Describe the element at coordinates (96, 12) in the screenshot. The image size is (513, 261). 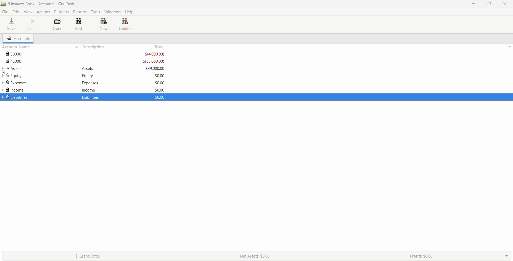
I see `Tools` at that location.